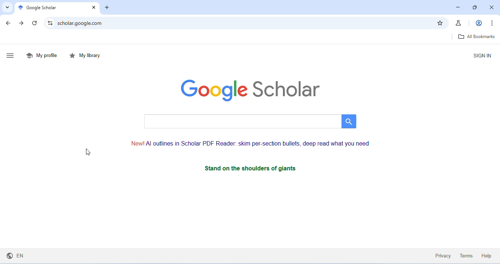 Image resolution: width=500 pixels, height=264 pixels. I want to click on close, so click(491, 8).